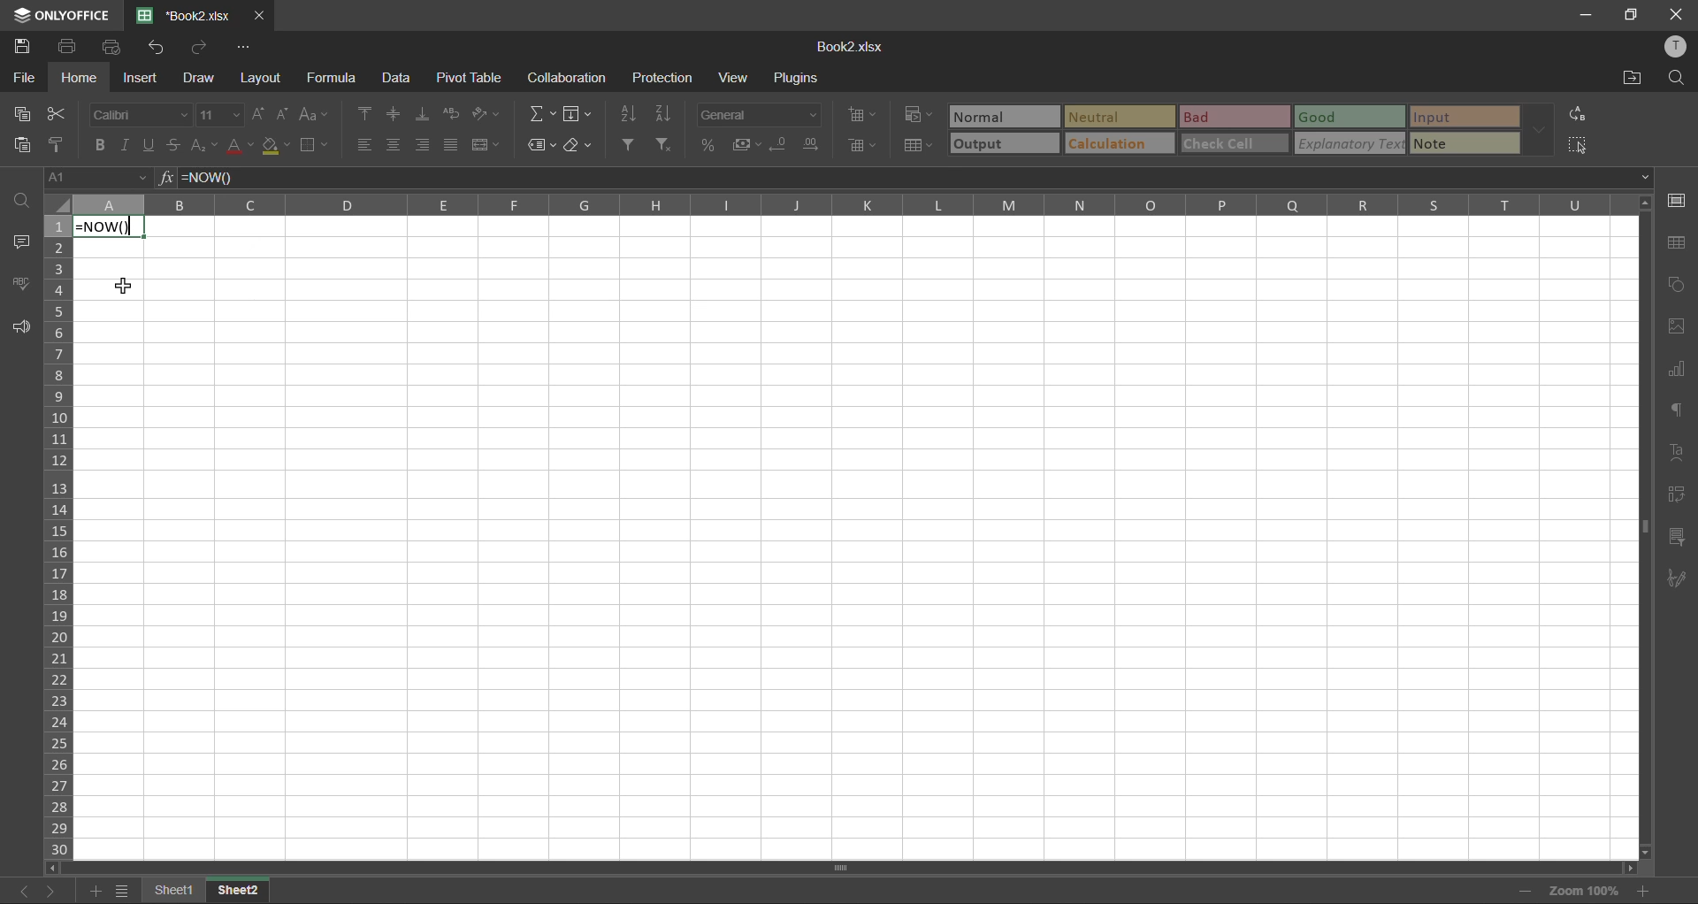 Image resolution: width=1698 pixels, height=904 pixels. I want to click on formula, so click(233, 178).